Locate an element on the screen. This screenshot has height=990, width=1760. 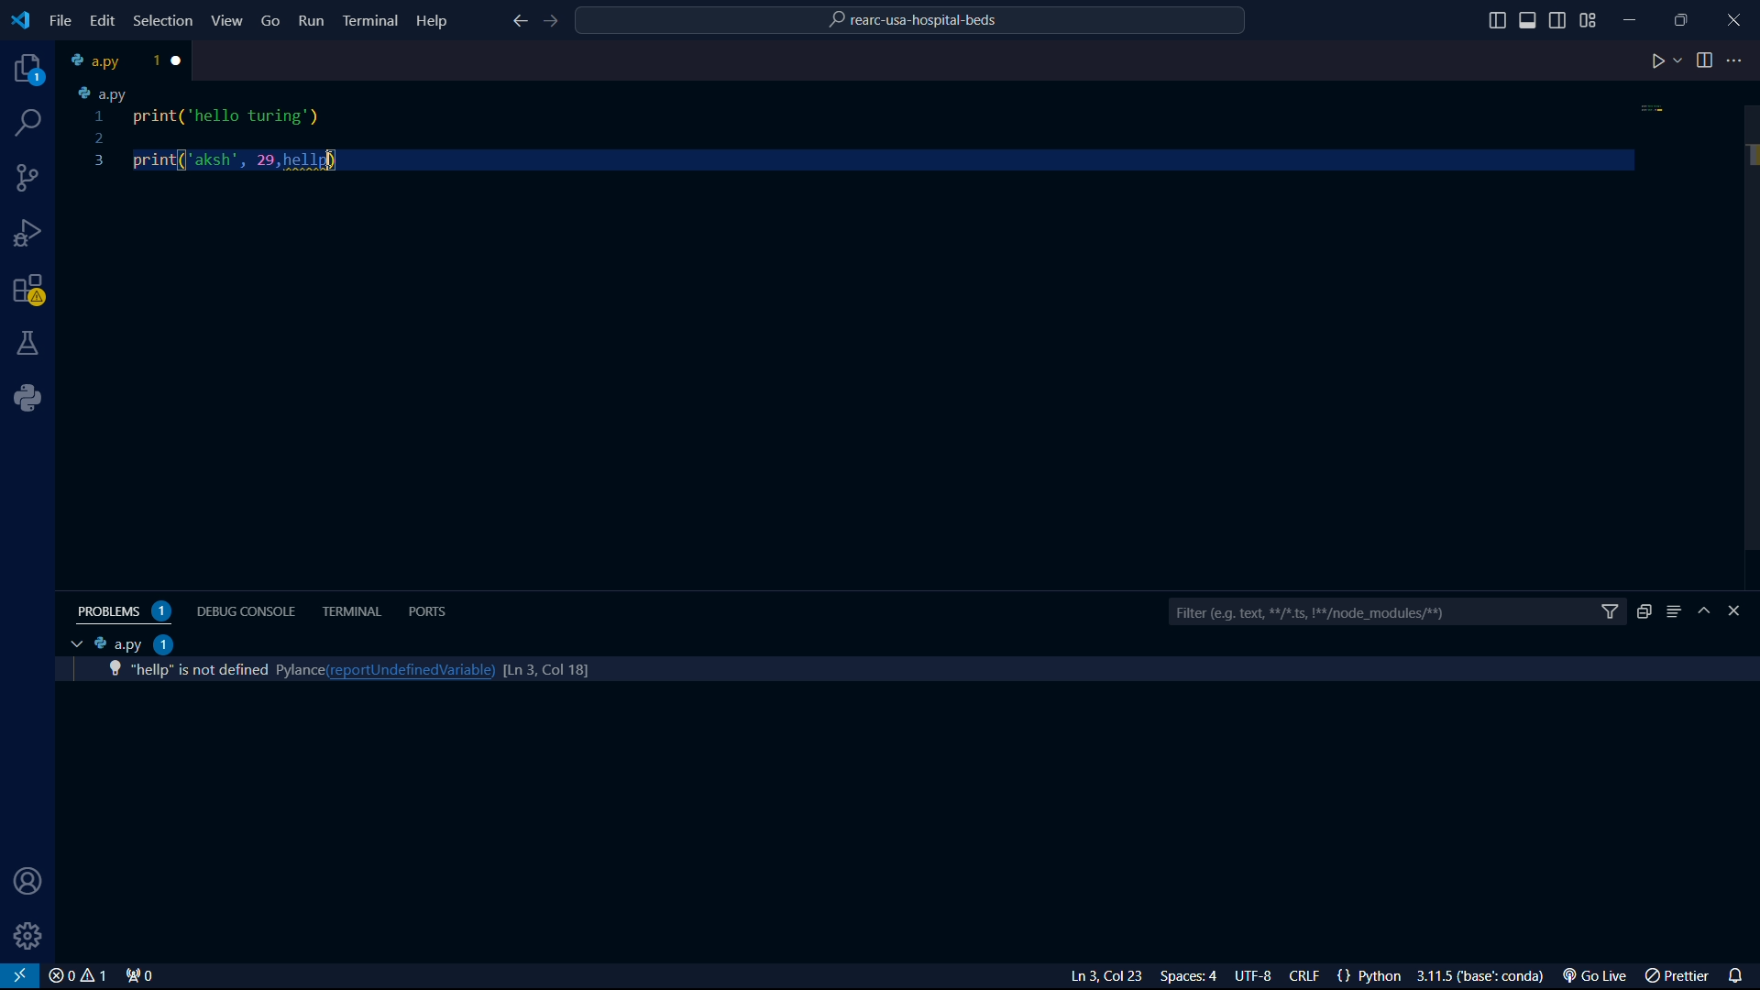
Go Live is located at coordinates (1600, 976).